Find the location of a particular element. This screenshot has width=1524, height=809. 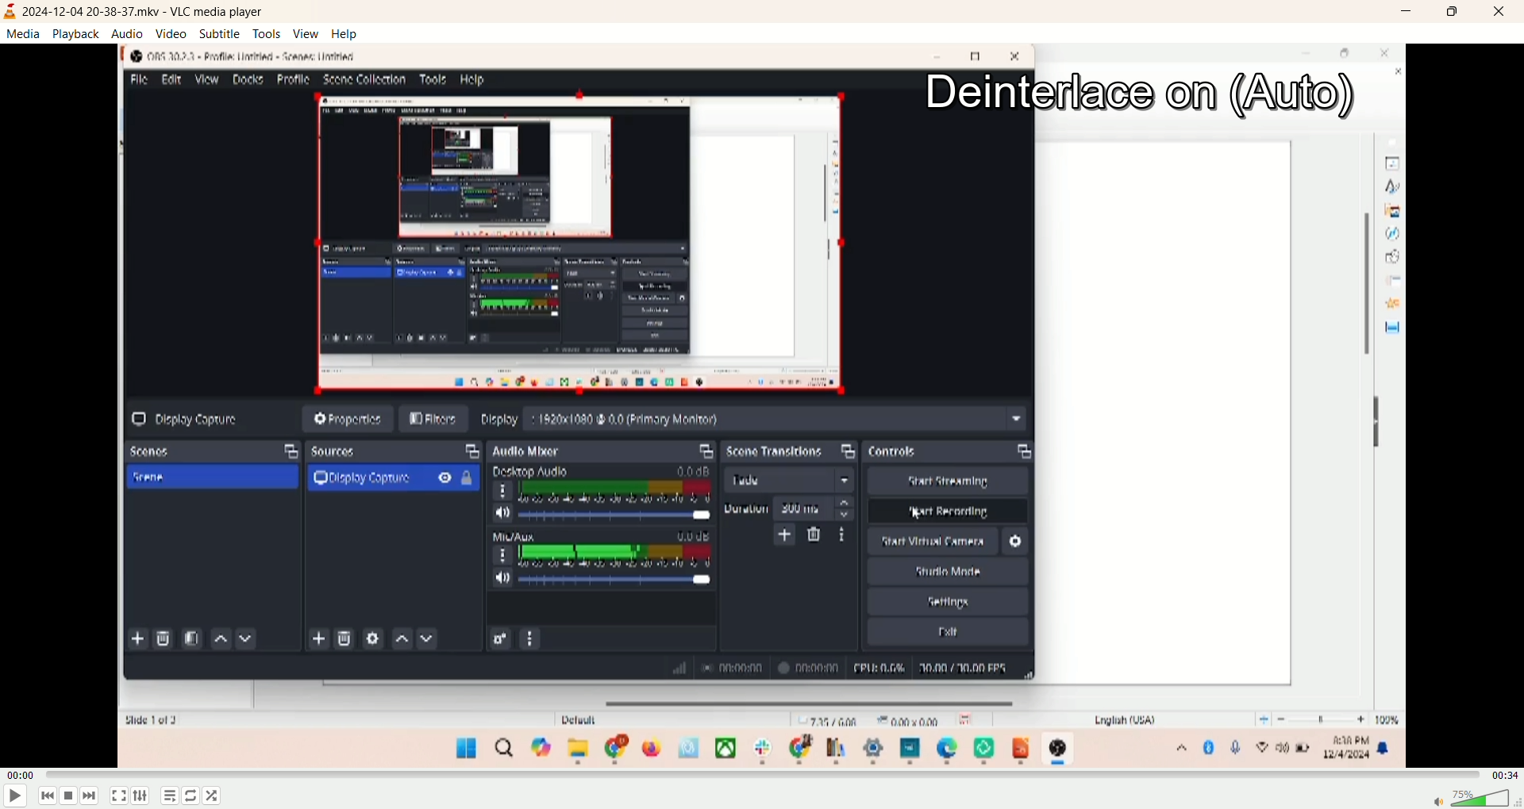

stop is located at coordinates (70, 796).